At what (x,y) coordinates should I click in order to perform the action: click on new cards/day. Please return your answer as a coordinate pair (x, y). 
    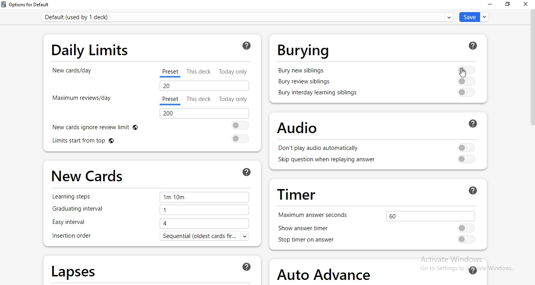
    Looking at the image, I should click on (73, 74).